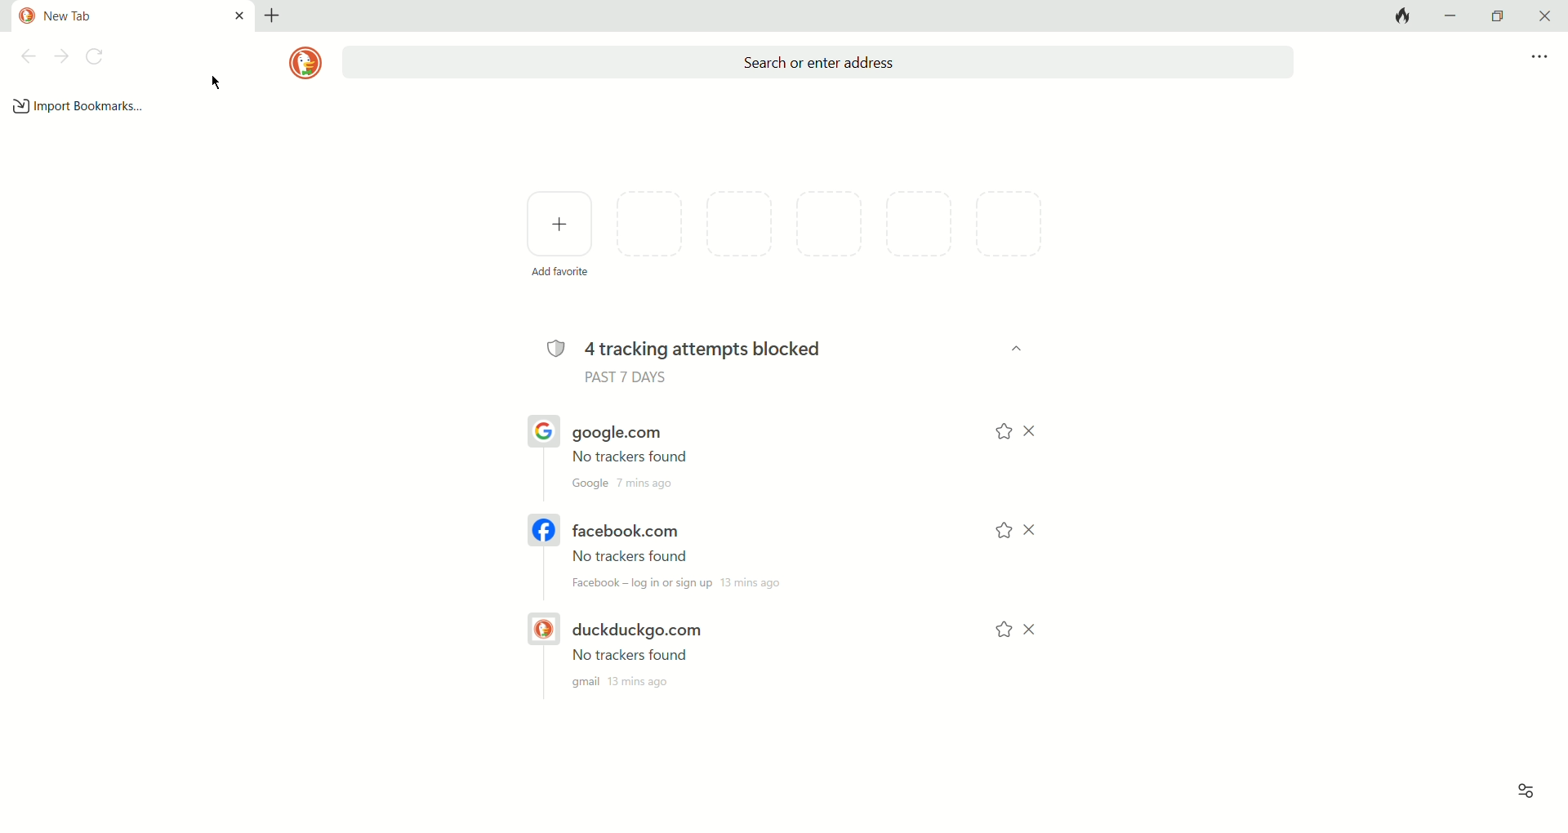 The image size is (1568, 833). I want to click on CLOSE , so click(1037, 627).